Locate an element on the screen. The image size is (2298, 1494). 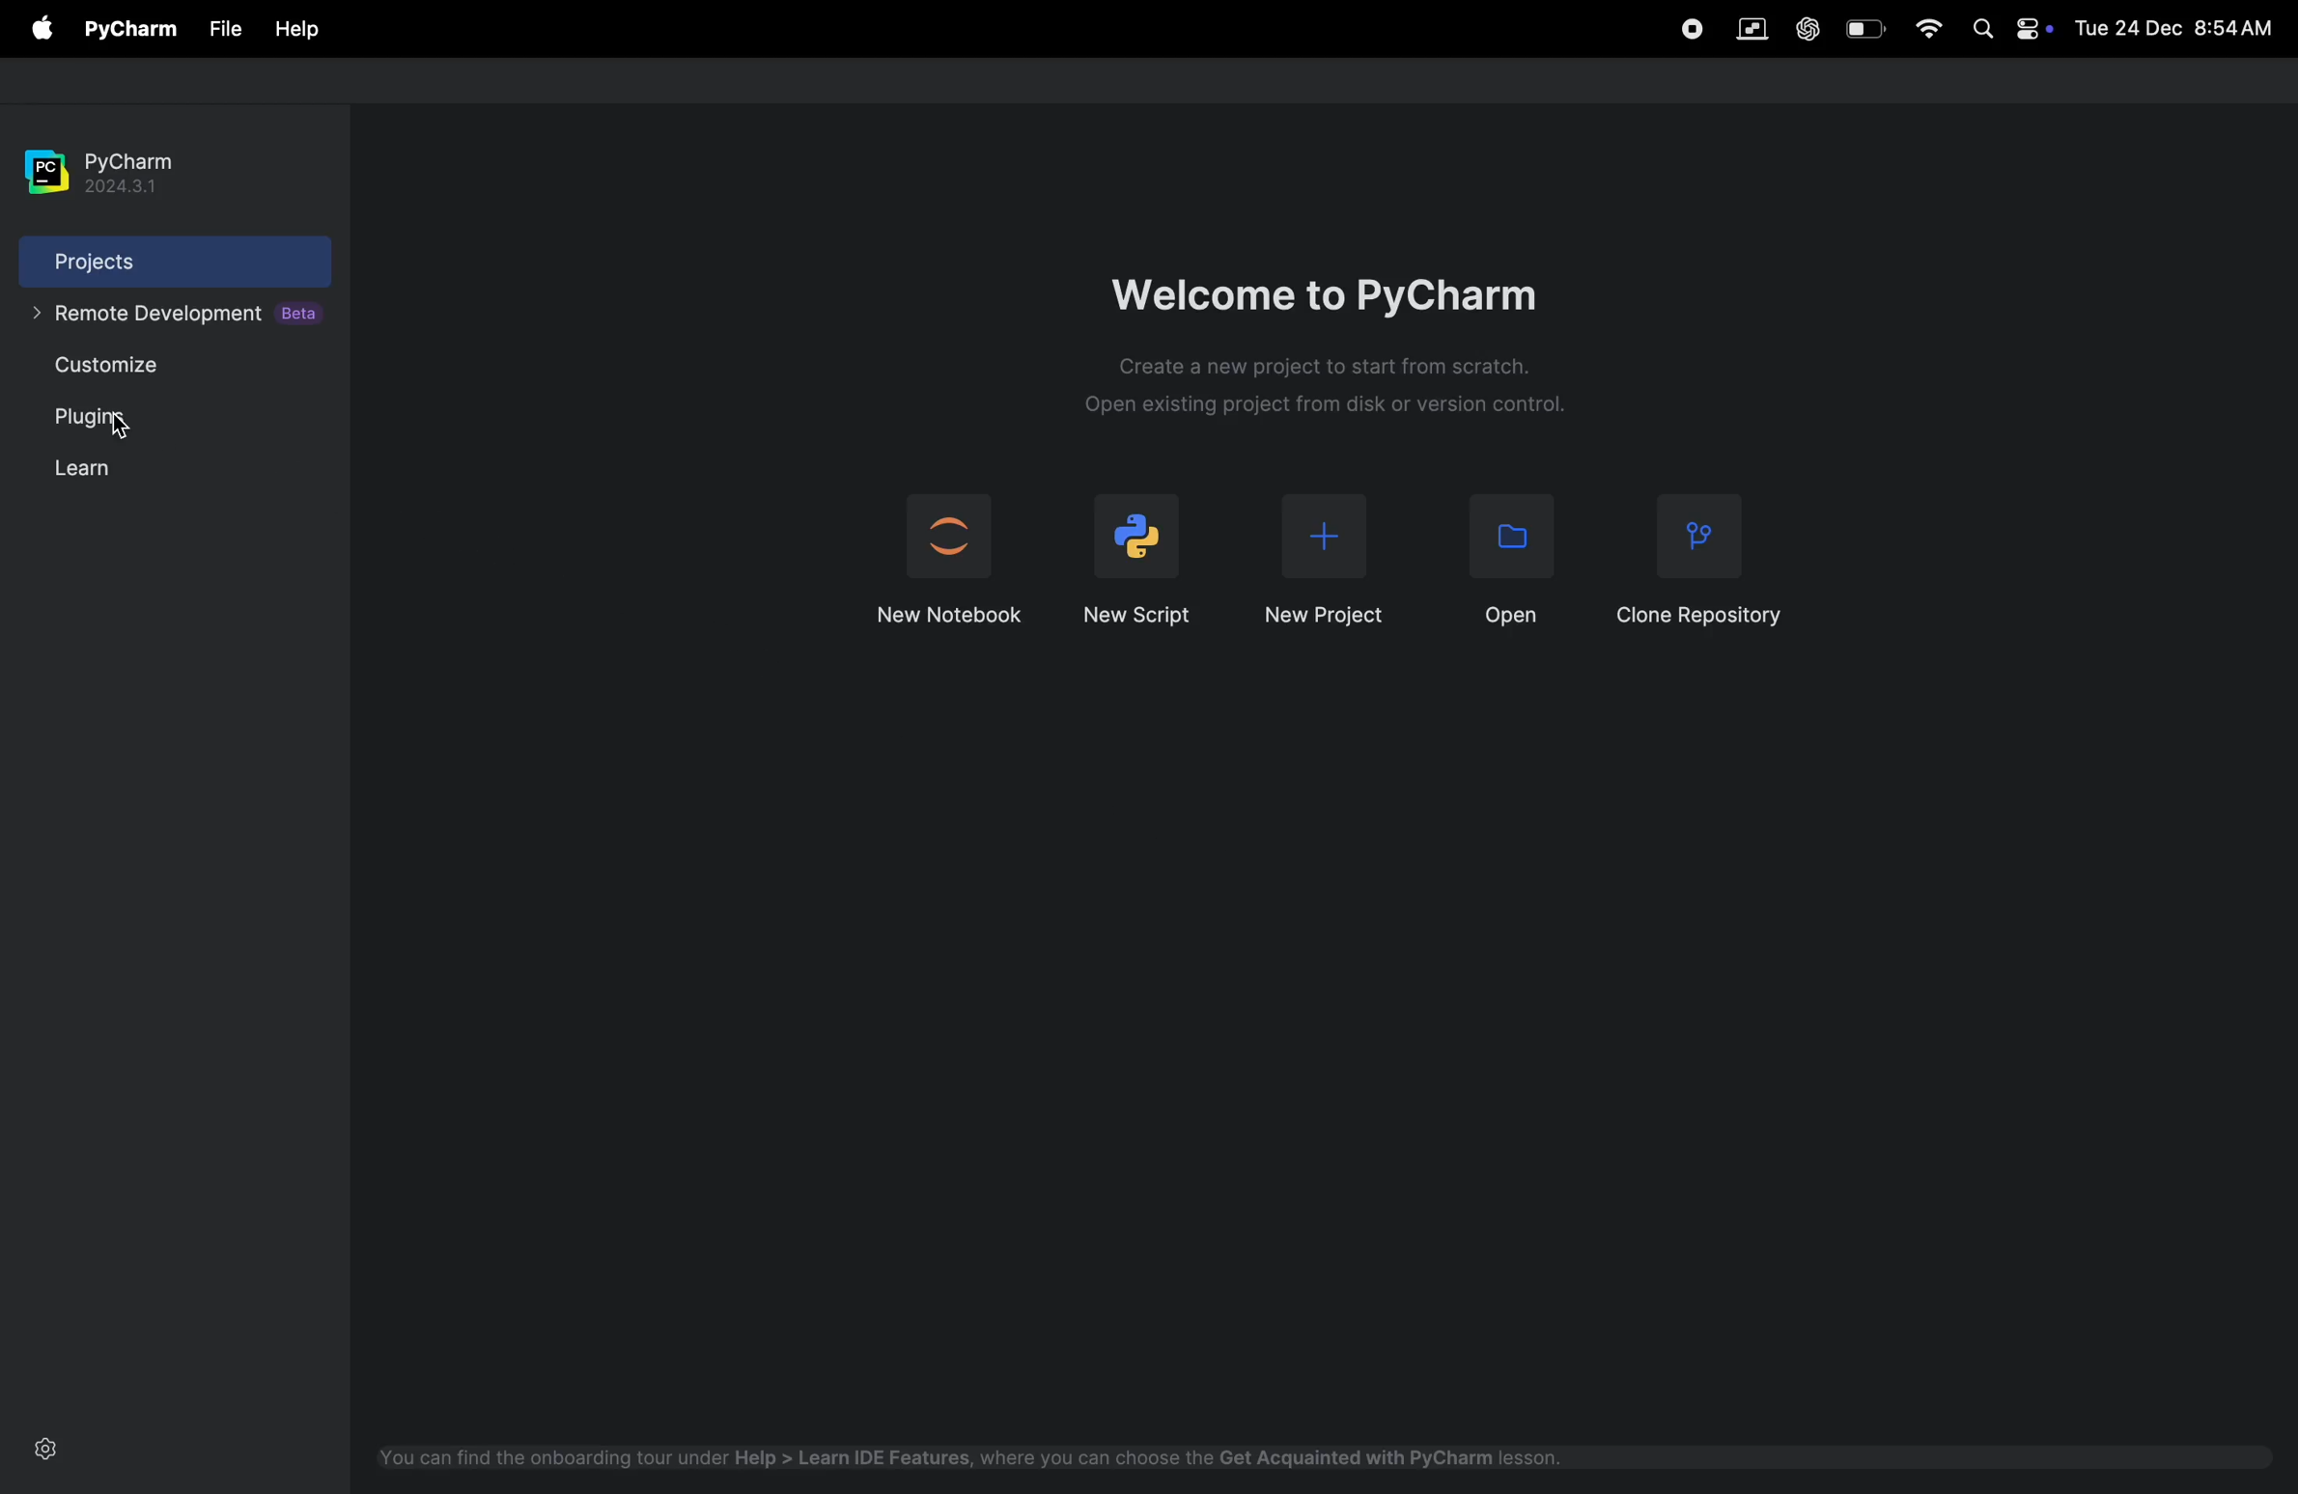
pycharm version is located at coordinates (133, 170).